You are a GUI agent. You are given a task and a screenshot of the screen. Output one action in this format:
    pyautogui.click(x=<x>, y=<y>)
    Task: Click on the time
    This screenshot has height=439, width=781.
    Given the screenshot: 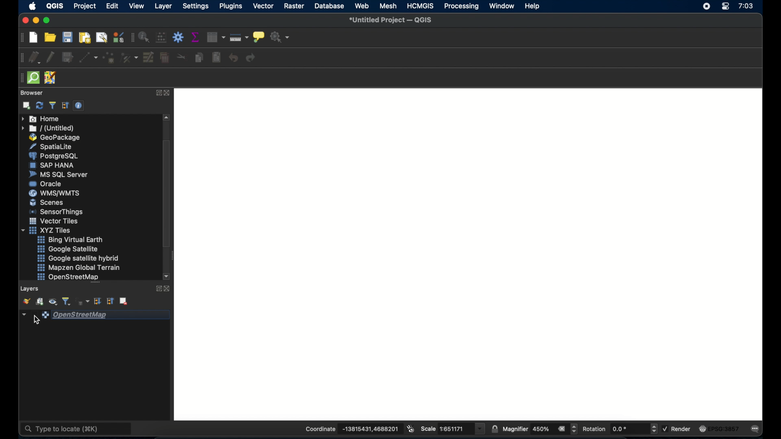 What is the action you would take?
    pyautogui.click(x=746, y=7)
    